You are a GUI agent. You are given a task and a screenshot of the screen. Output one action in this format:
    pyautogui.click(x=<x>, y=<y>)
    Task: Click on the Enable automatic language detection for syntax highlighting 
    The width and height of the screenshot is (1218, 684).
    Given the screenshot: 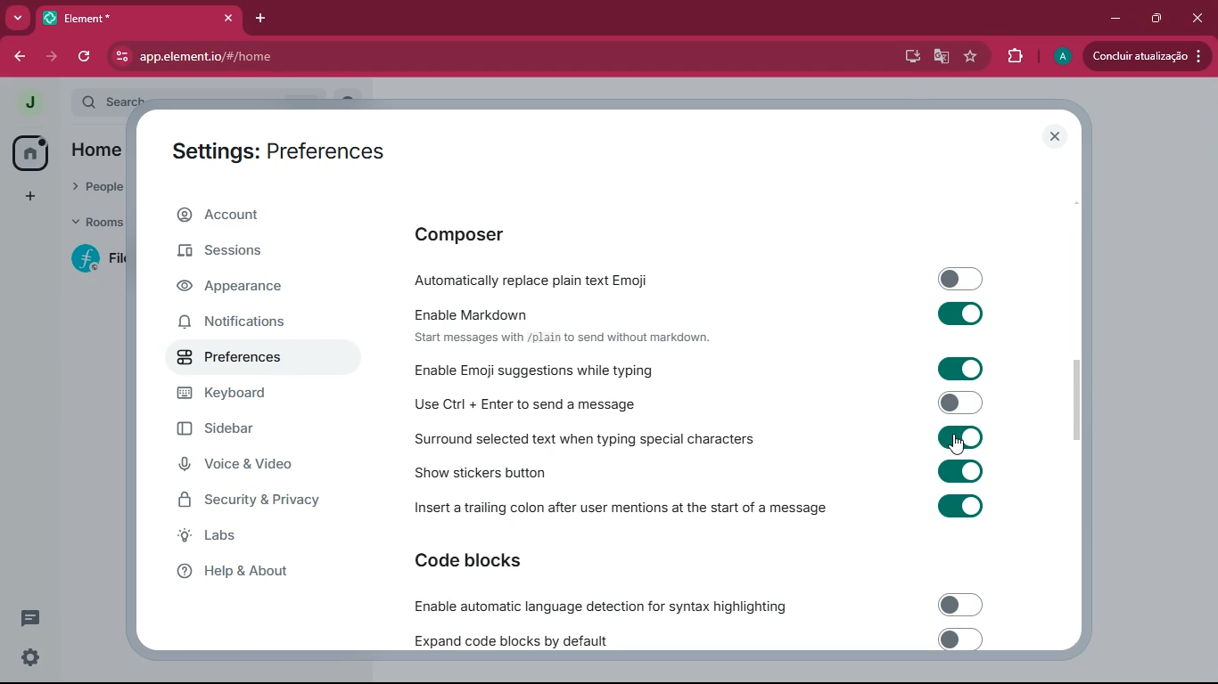 What is the action you would take?
    pyautogui.click(x=691, y=605)
    